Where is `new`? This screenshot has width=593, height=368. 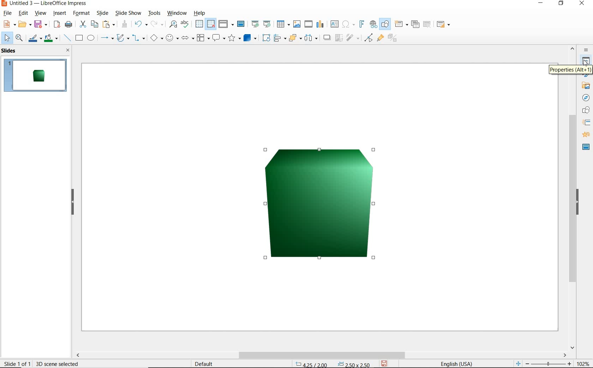 new is located at coordinates (9, 24).